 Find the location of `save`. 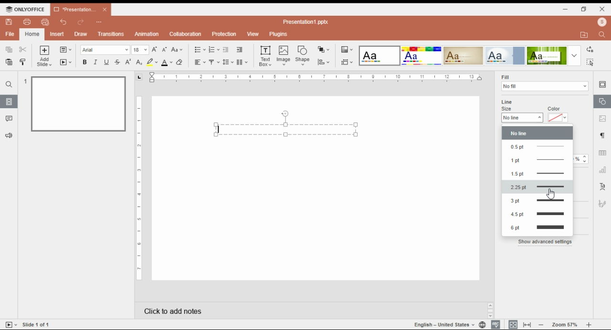

save is located at coordinates (10, 22).